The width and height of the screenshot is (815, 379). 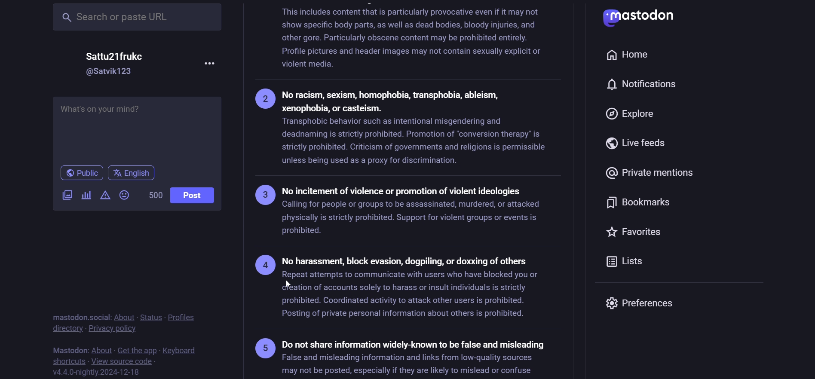 I want to click on emoji, so click(x=126, y=195).